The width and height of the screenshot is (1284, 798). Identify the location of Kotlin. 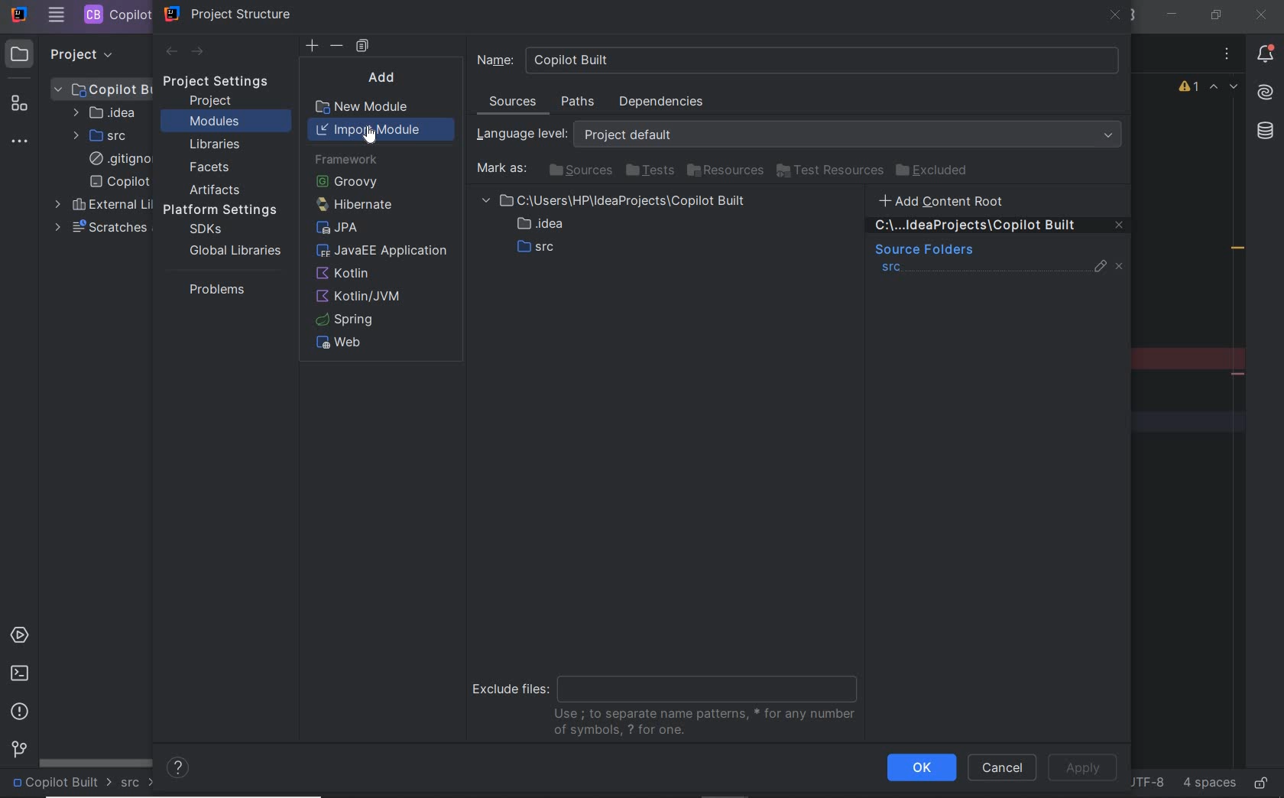
(345, 274).